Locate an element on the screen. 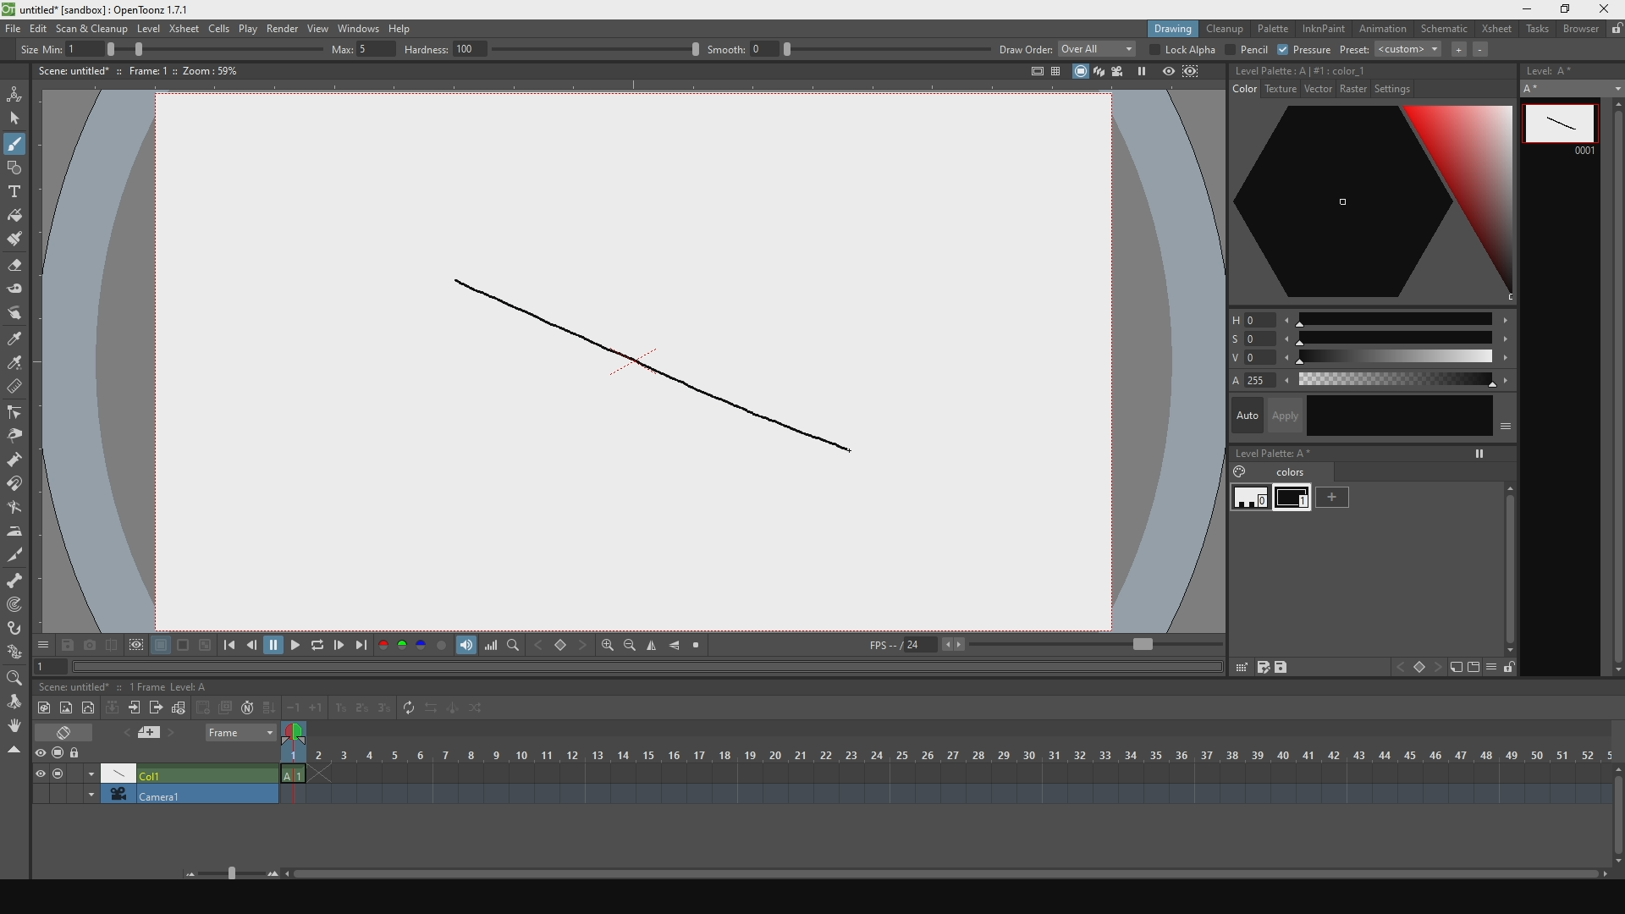  xsheet is located at coordinates (184, 28).